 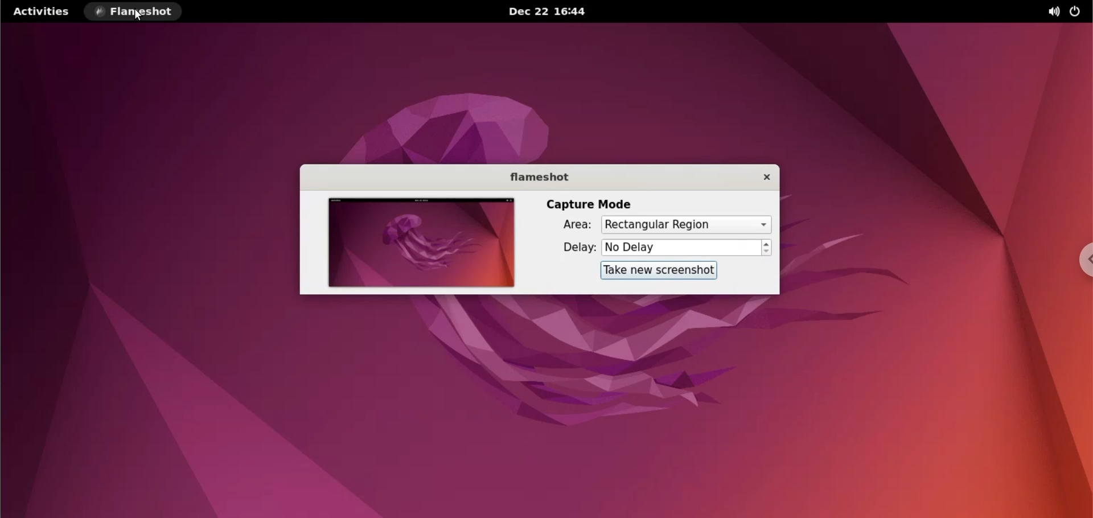 What do you see at coordinates (685, 225) in the screenshot?
I see `capture area options` at bounding box center [685, 225].